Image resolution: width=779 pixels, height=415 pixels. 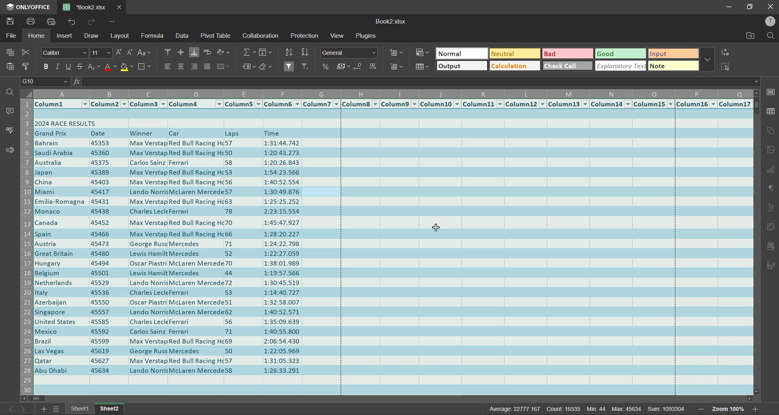 I want to click on Column , so click(x=483, y=104).